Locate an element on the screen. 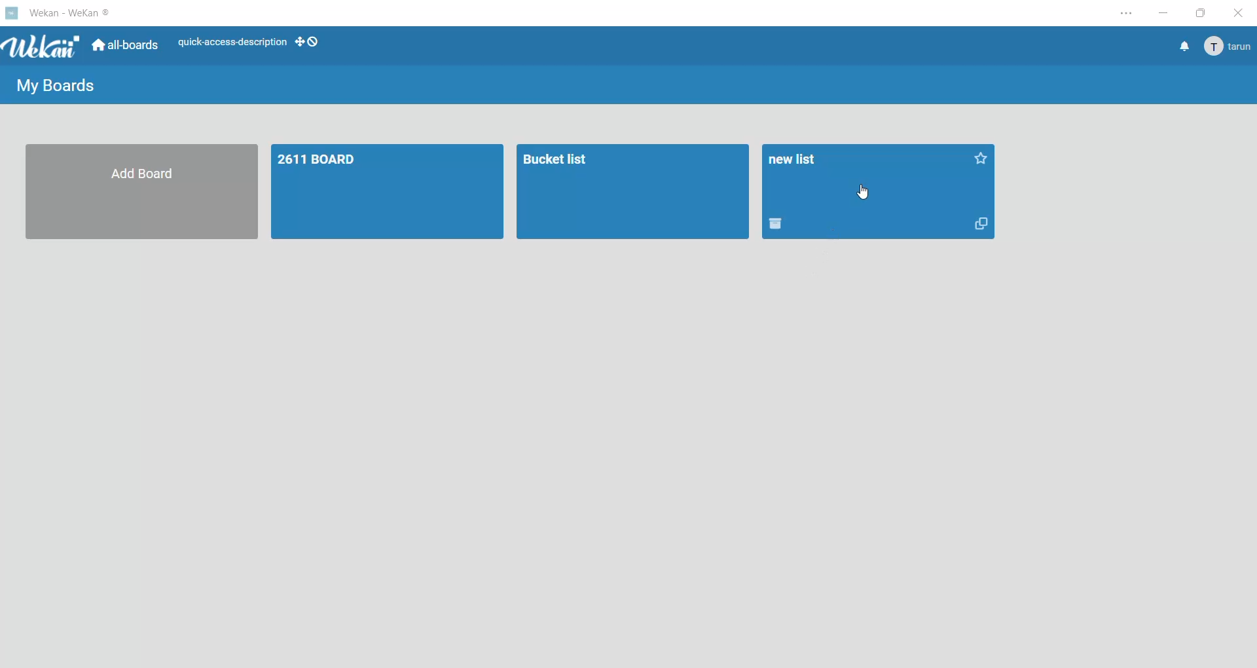 The width and height of the screenshot is (1257, 668). close is located at coordinates (1237, 13).